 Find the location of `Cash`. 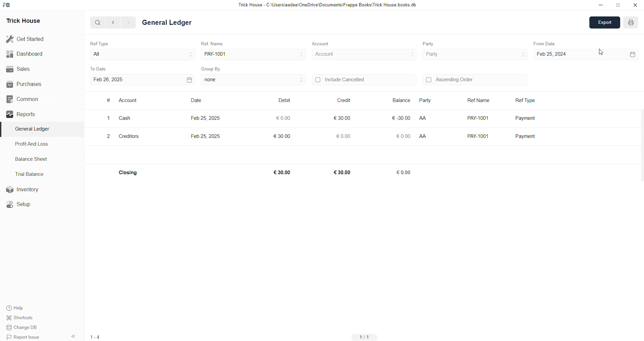

Cash is located at coordinates (126, 118).